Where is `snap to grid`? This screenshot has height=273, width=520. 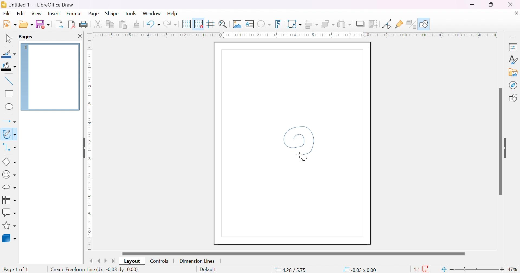 snap to grid is located at coordinates (198, 24).